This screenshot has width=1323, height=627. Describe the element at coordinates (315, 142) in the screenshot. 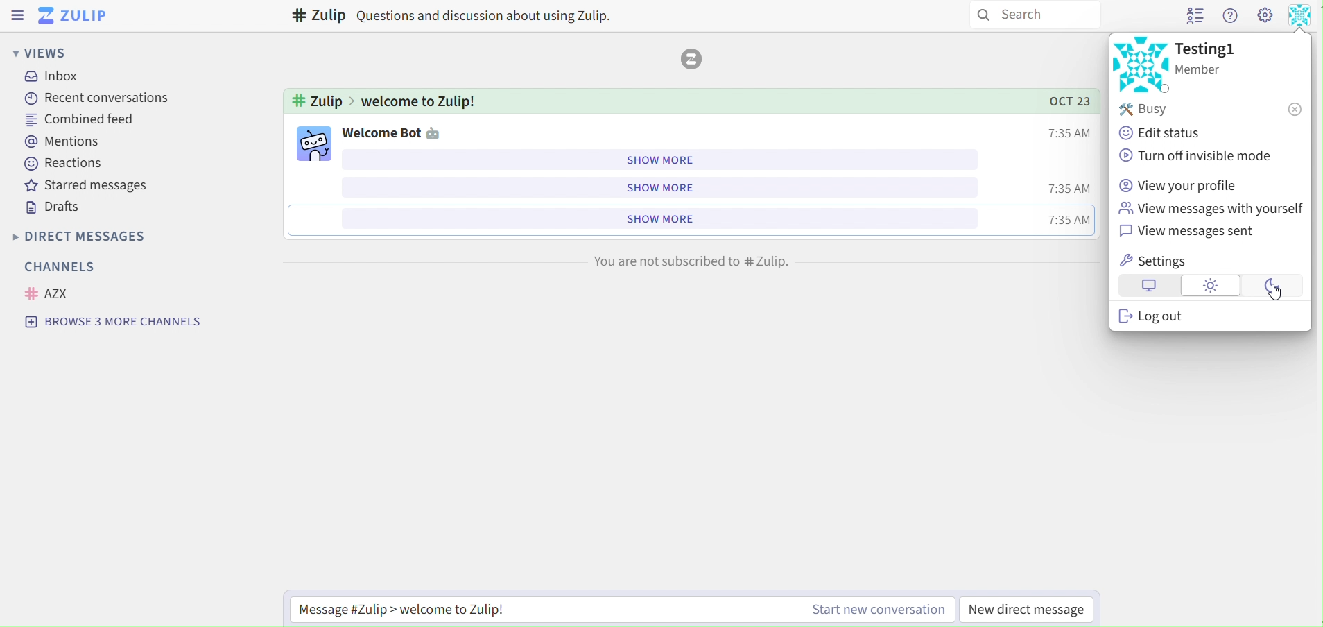

I see `image` at that location.